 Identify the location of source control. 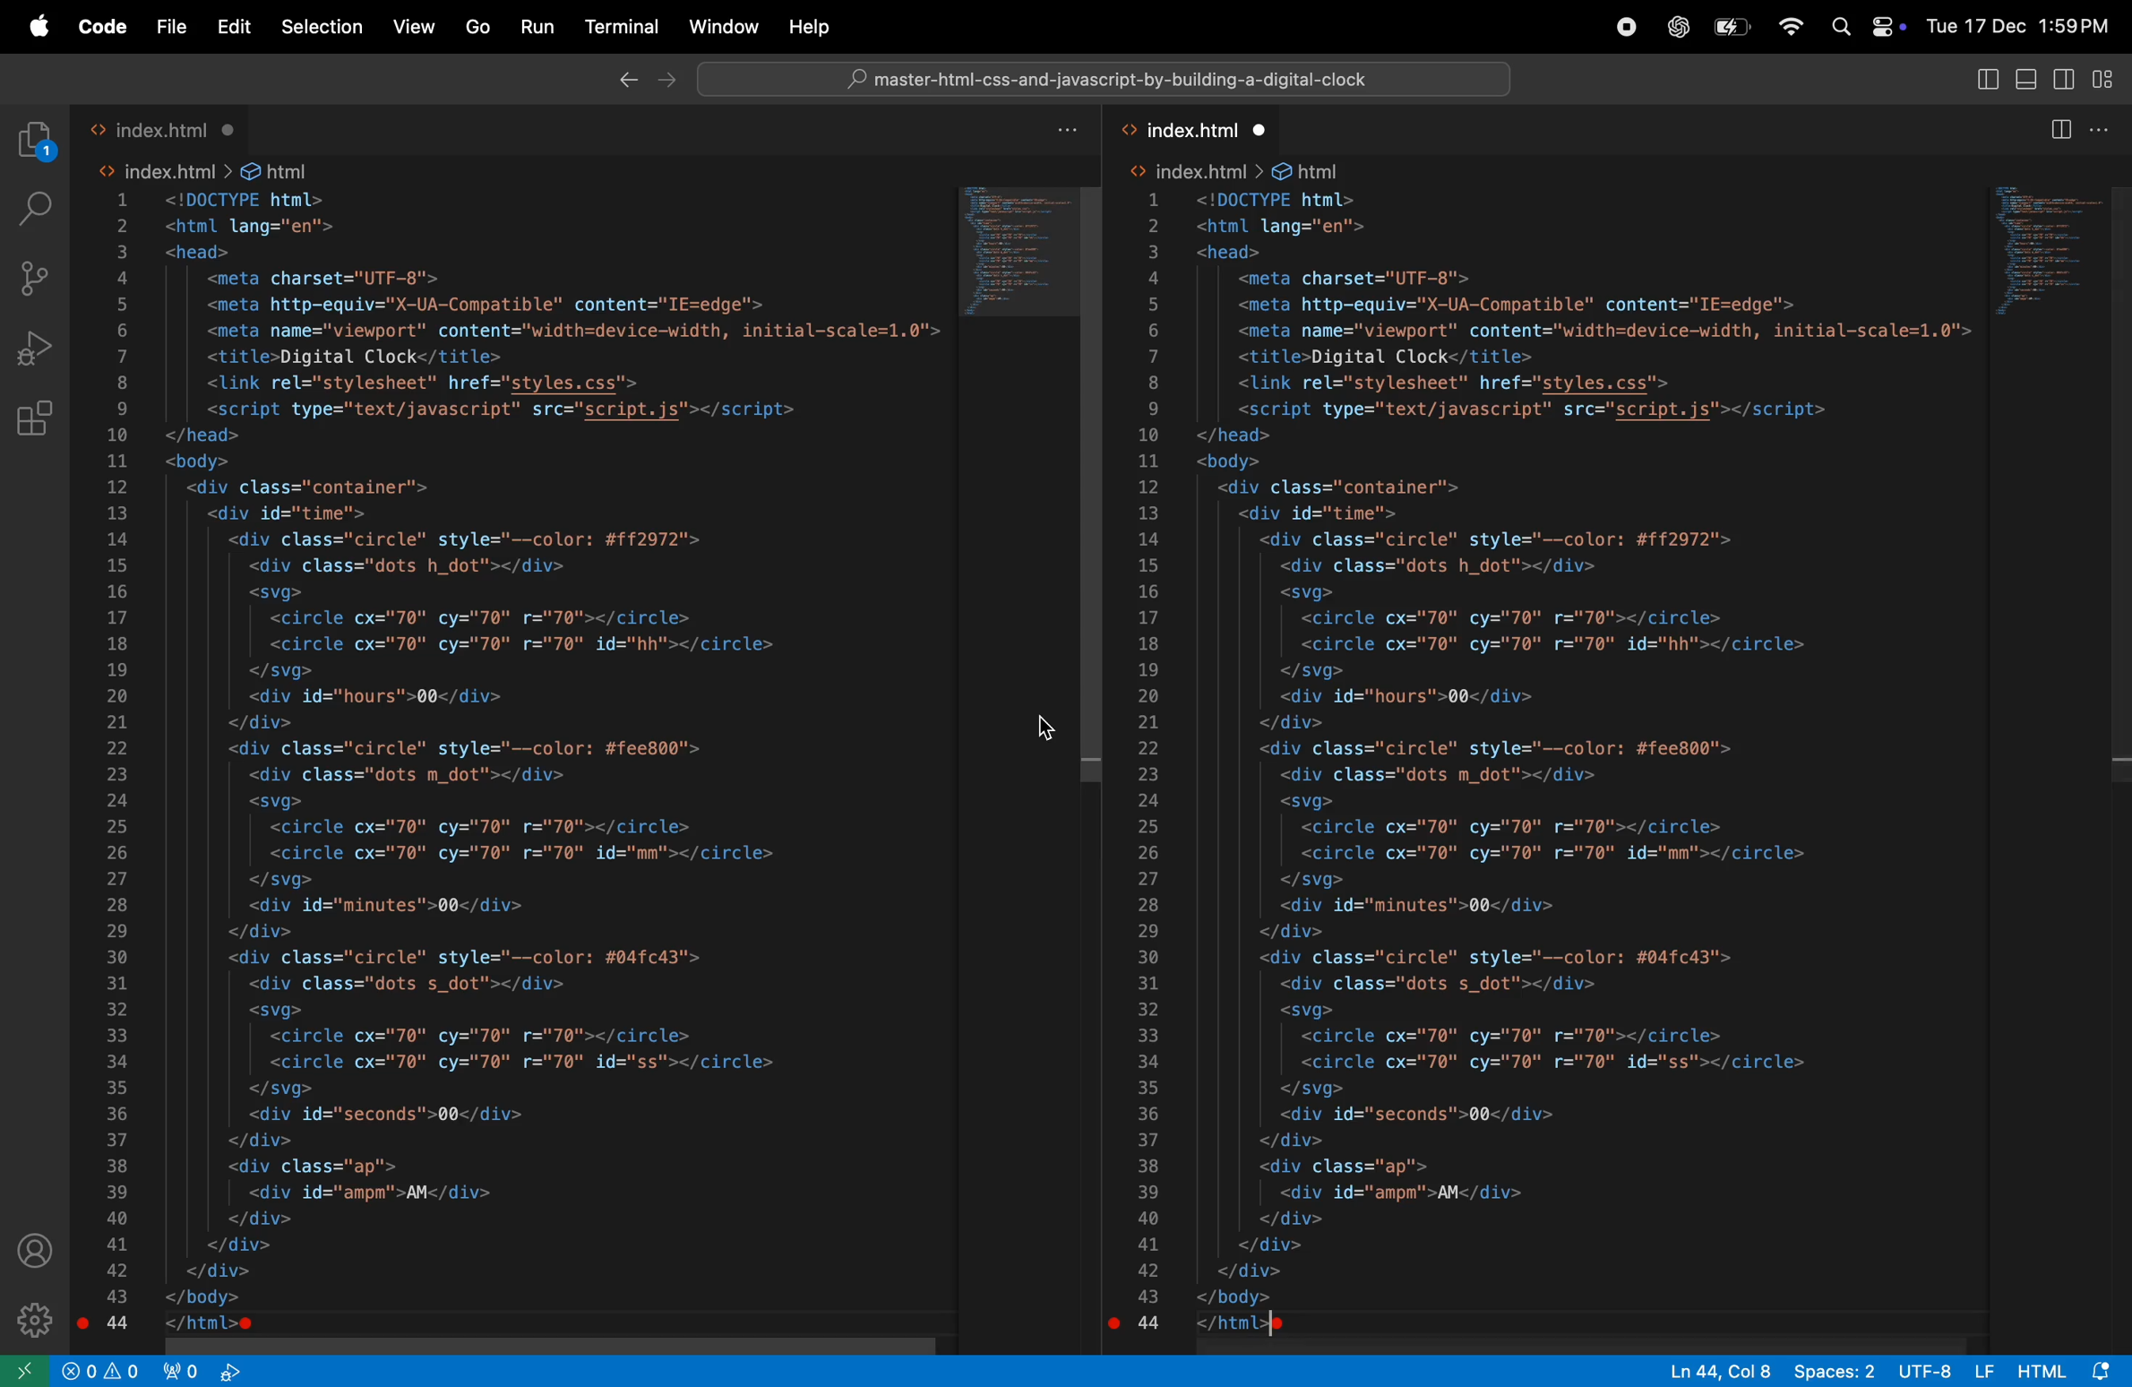
(34, 276).